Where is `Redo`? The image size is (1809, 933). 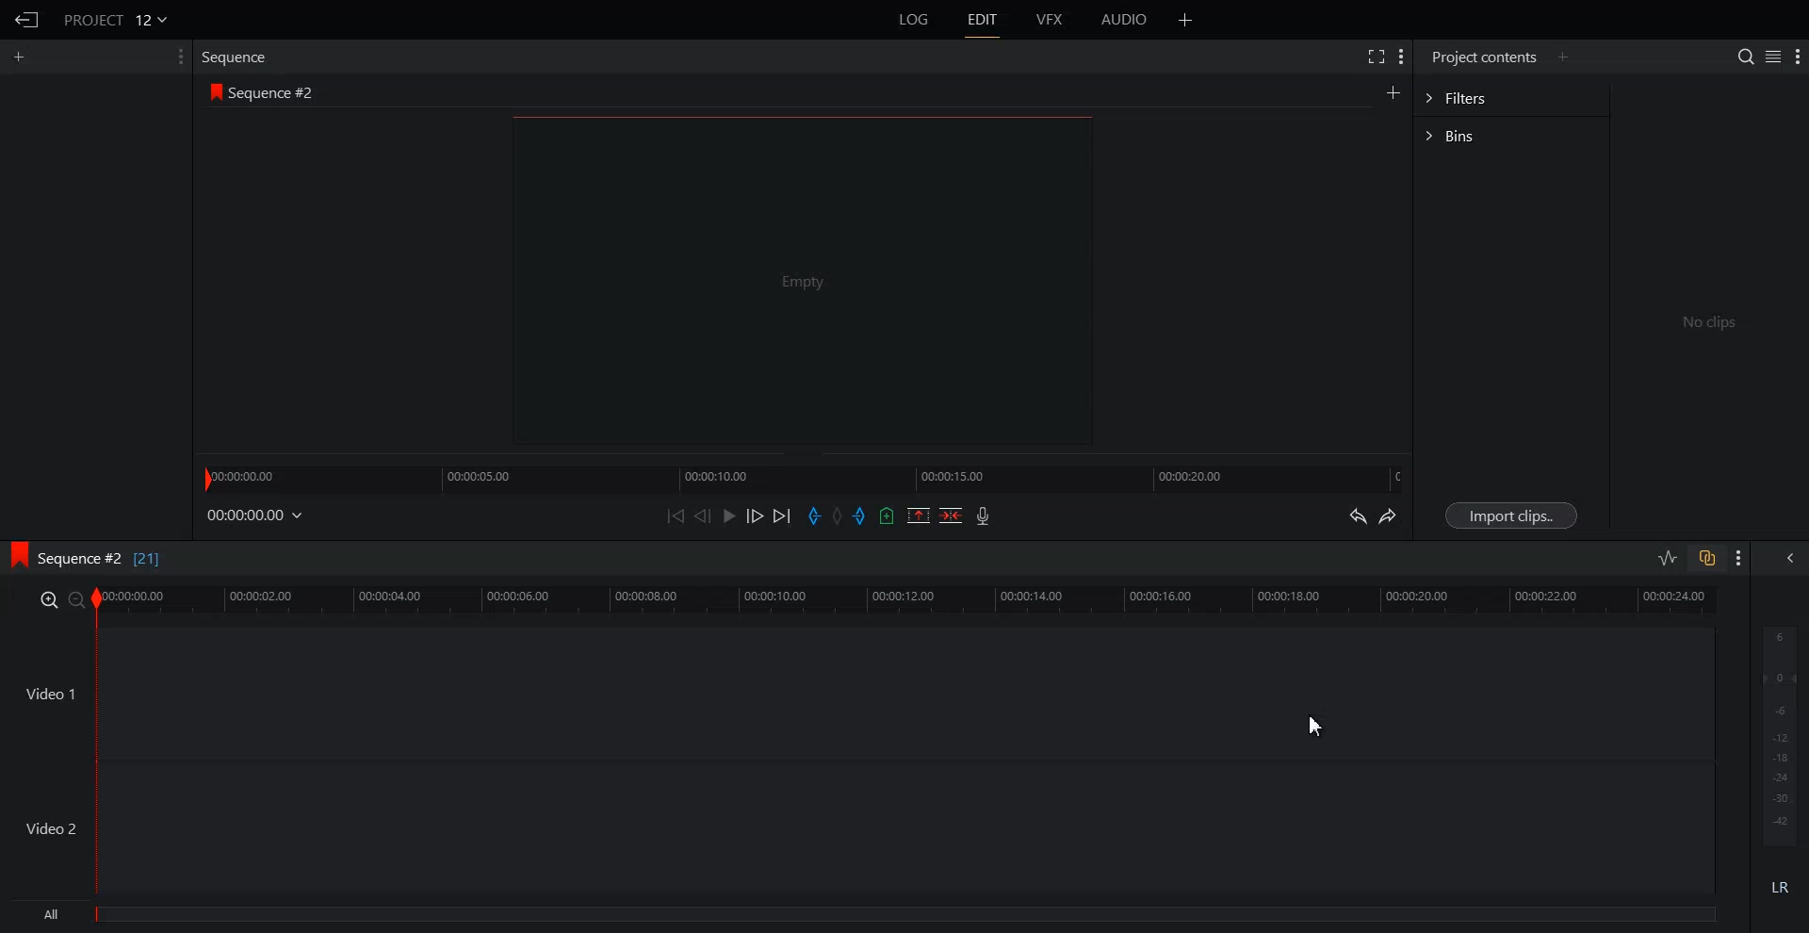 Redo is located at coordinates (1391, 517).